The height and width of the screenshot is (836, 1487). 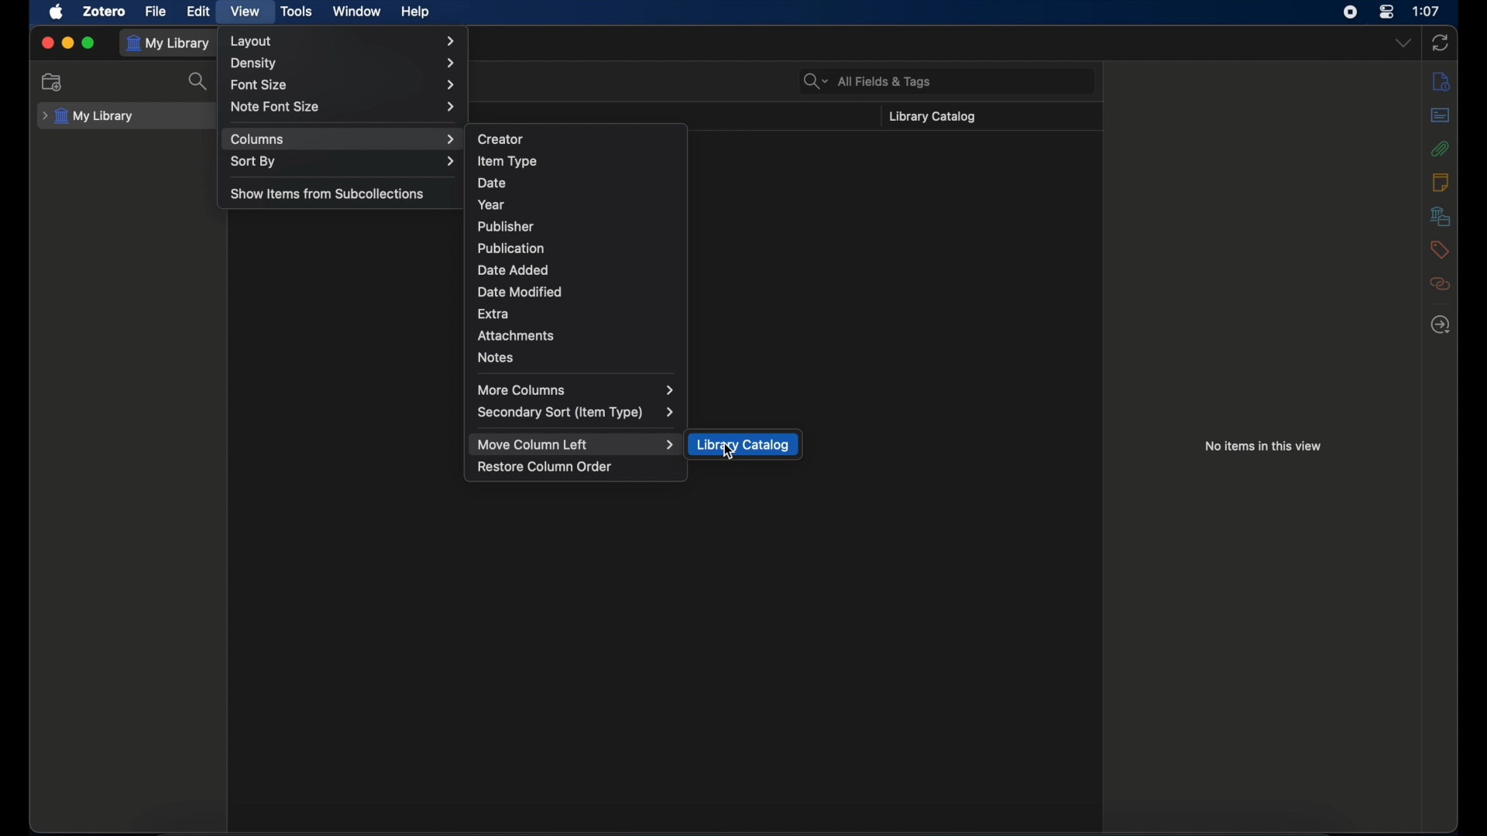 I want to click on publication, so click(x=510, y=248).